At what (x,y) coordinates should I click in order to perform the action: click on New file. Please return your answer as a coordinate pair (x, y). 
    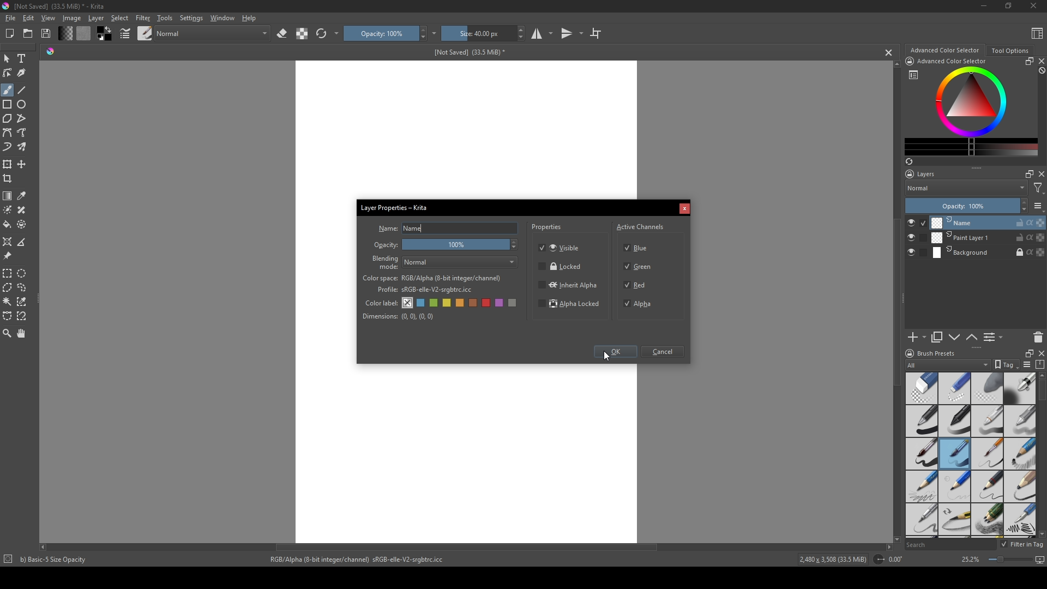
    Looking at the image, I should click on (8, 34).